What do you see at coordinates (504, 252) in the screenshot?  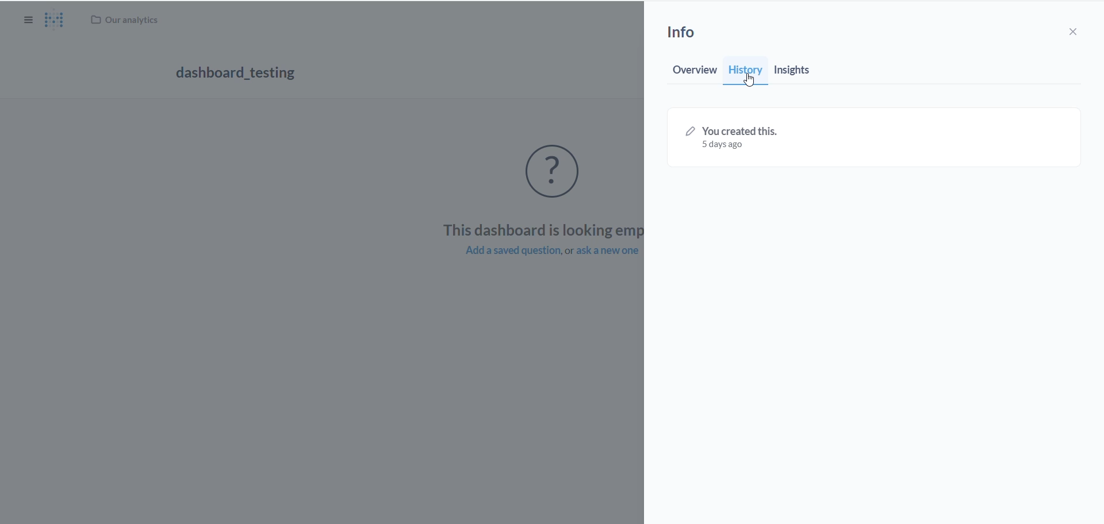 I see `add a saved question` at bounding box center [504, 252].